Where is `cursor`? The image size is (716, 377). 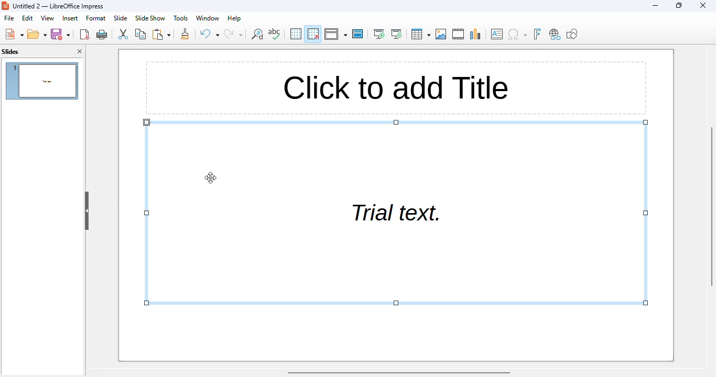 cursor is located at coordinates (211, 178).